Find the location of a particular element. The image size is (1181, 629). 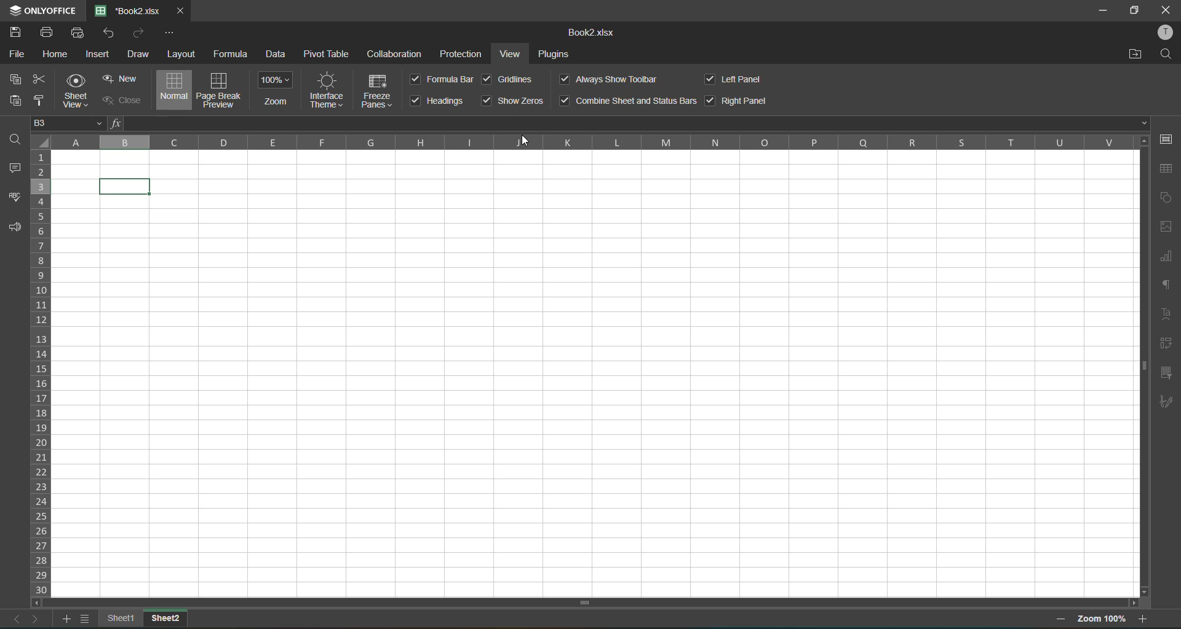

left panel is located at coordinates (738, 80).